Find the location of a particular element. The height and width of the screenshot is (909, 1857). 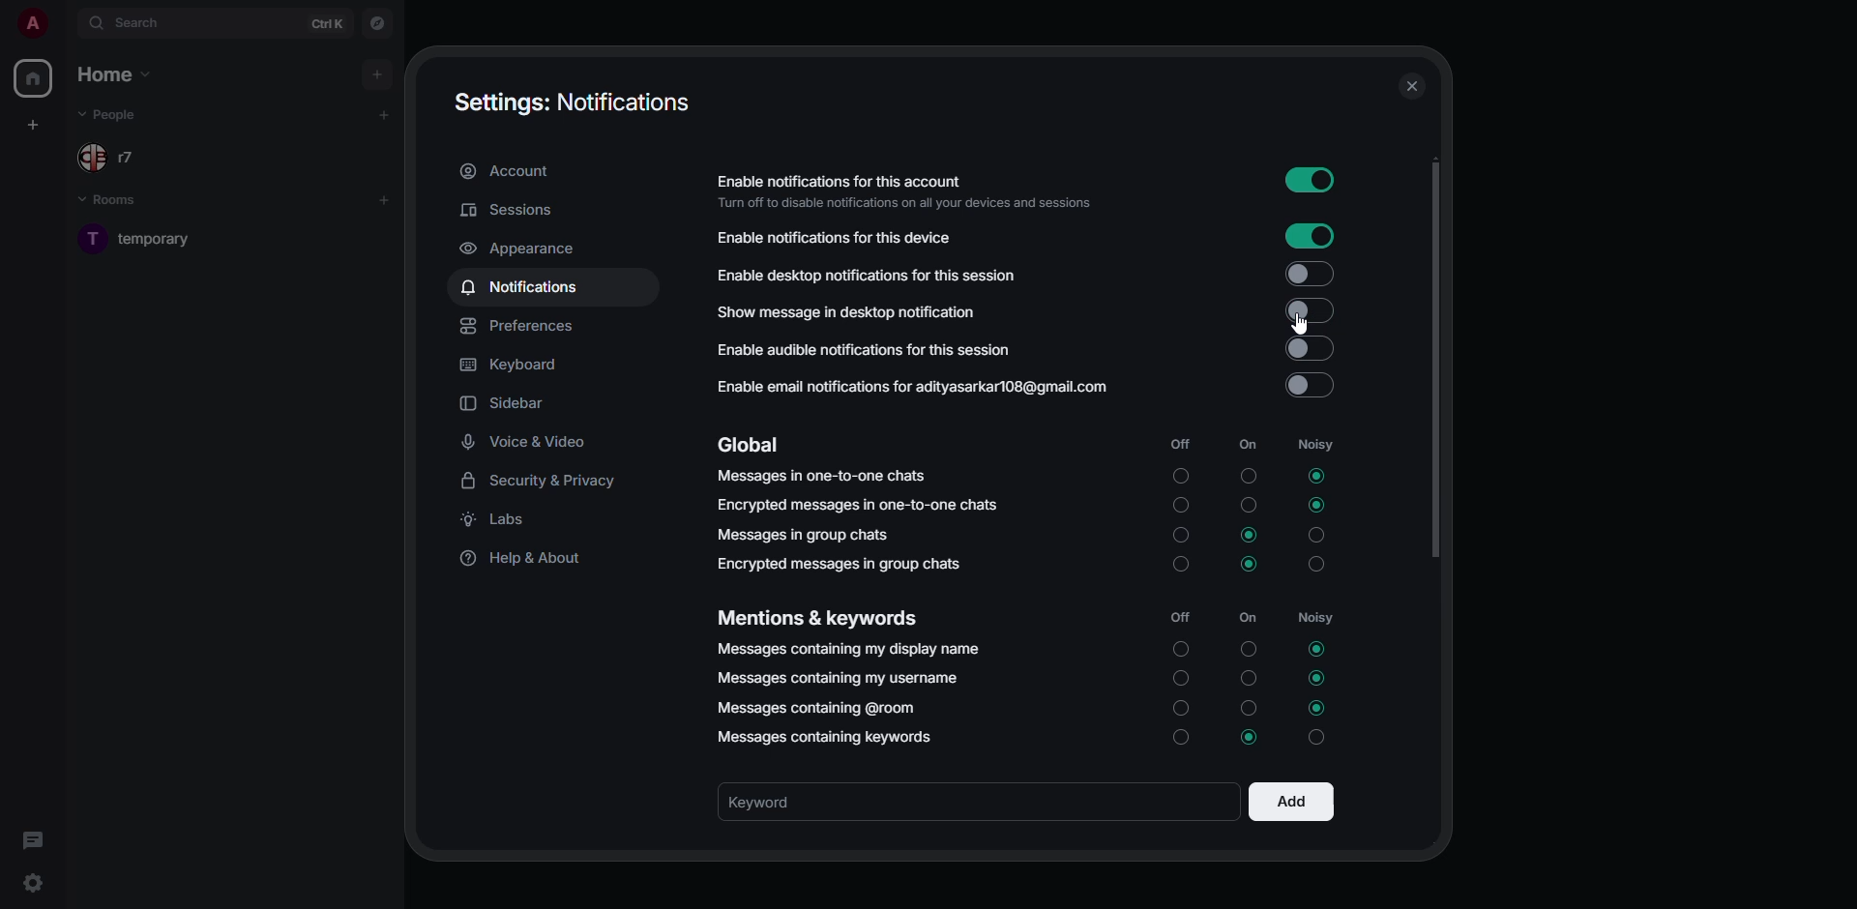

profile is located at coordinates (30, 23).